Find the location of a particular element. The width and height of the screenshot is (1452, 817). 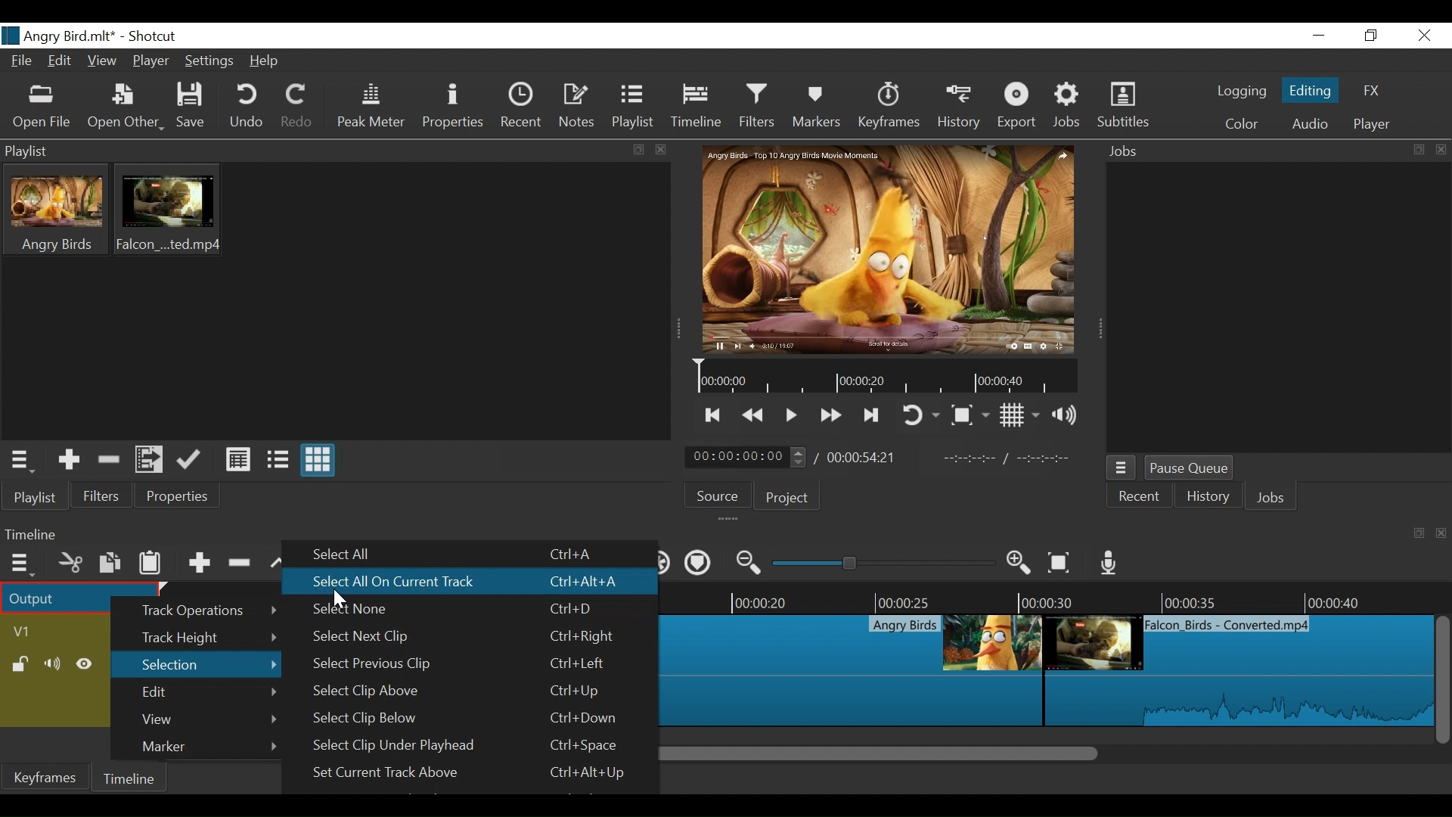

Update is located at coordinates (188, 461).